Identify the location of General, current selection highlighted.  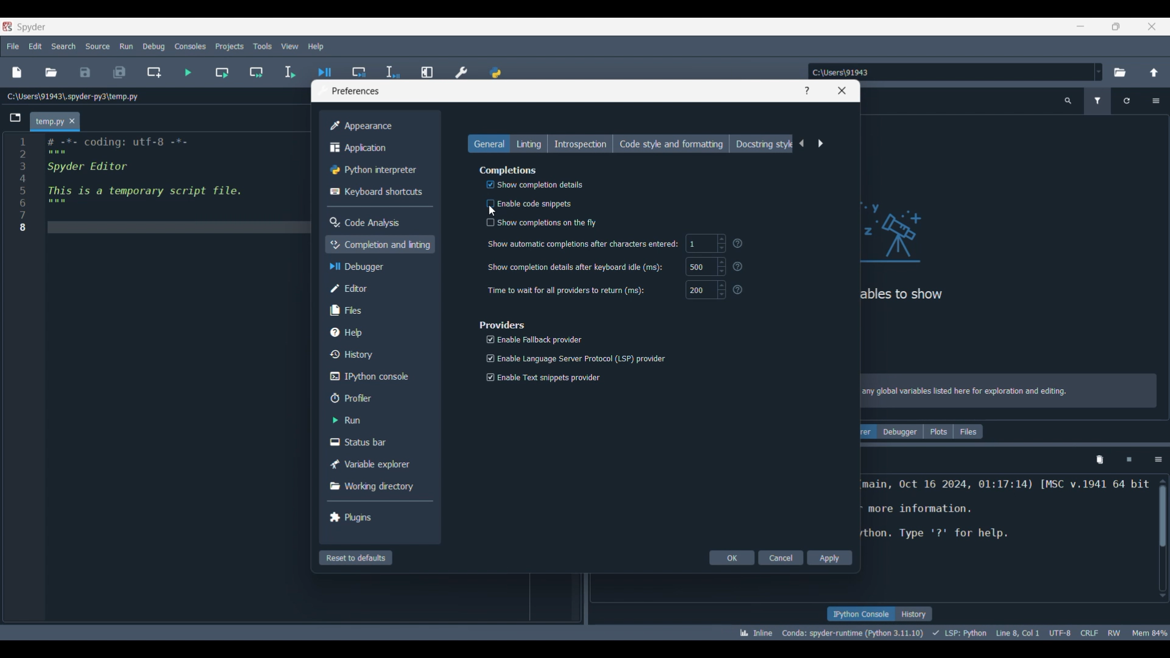
(489, 143).